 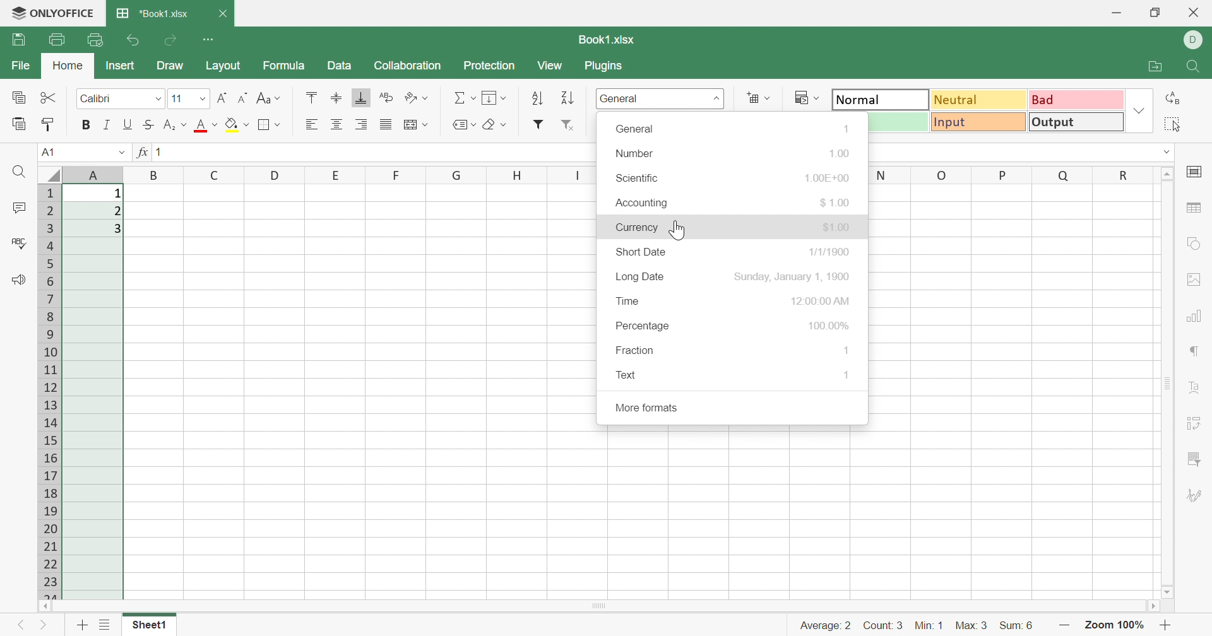 I want to click on Spell checking, so click(x=21, y=244).